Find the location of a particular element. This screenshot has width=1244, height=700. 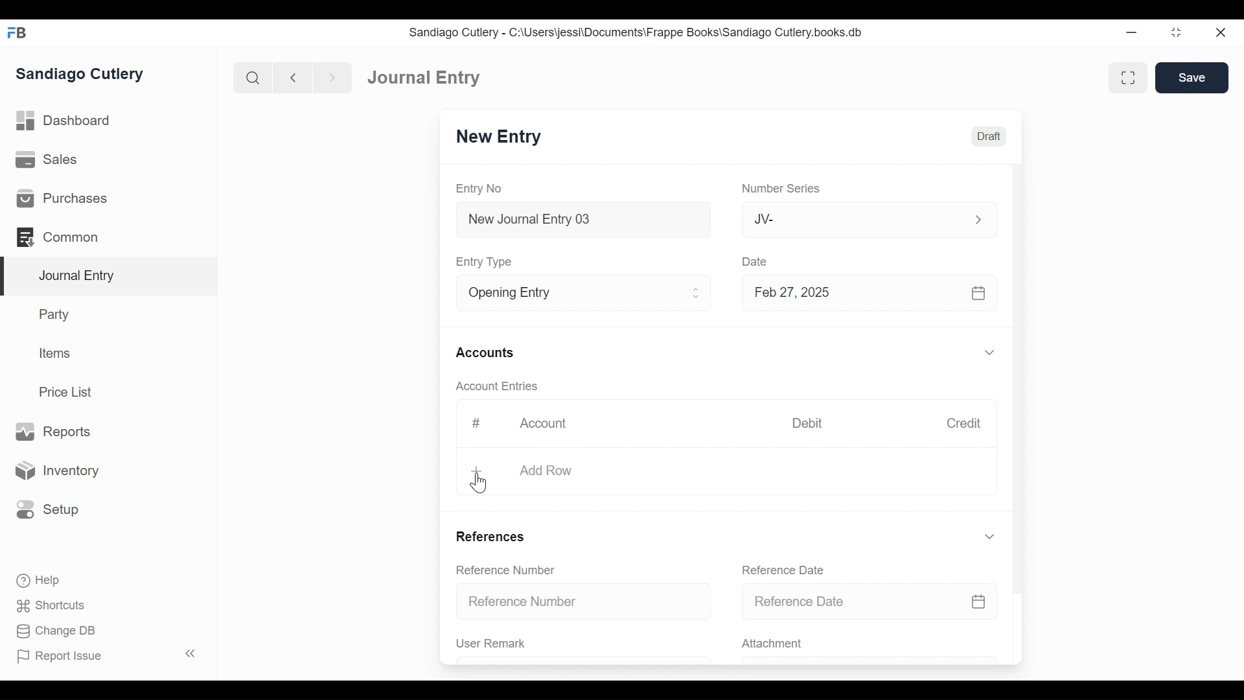

Sales is located at coordinates (47, 159).